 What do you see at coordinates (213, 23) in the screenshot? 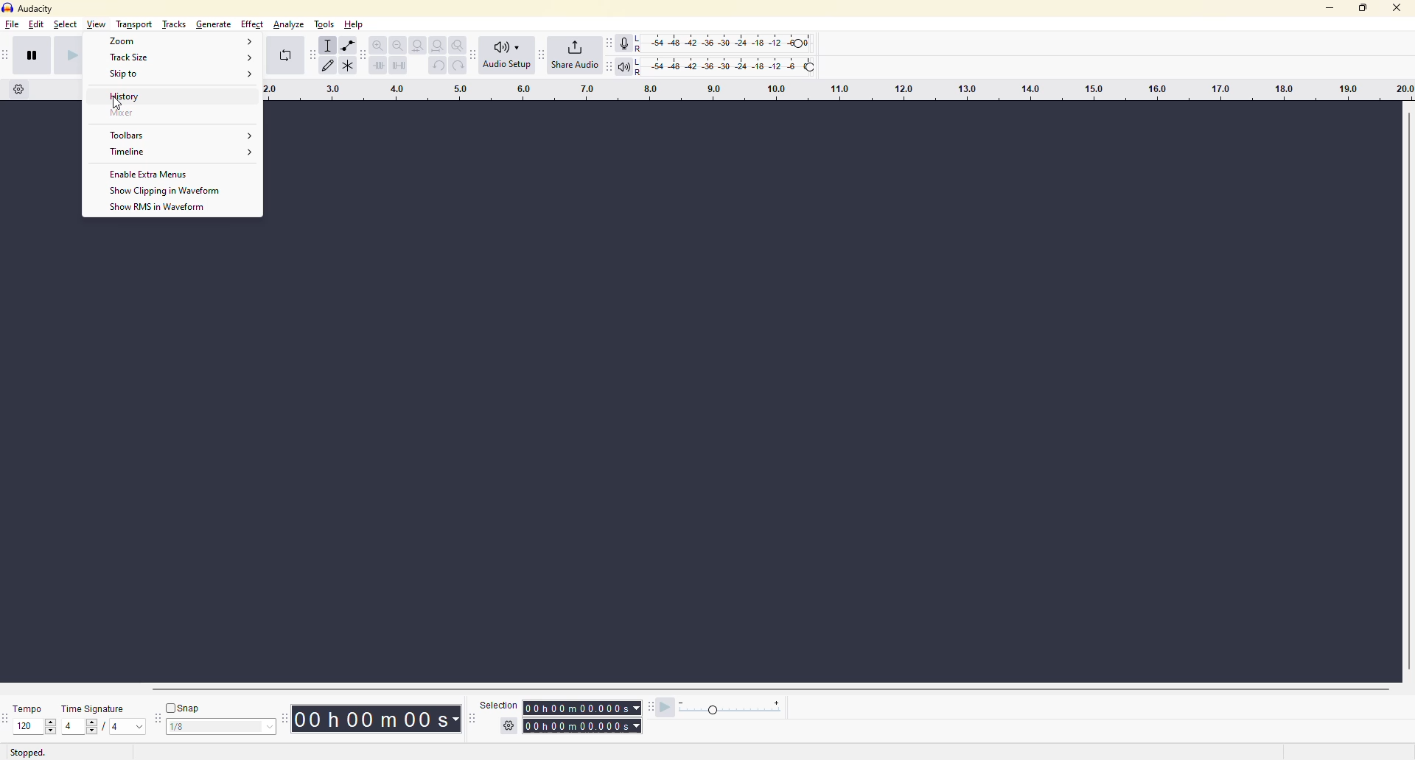
I see `generate` at bounding box center [213, 23].